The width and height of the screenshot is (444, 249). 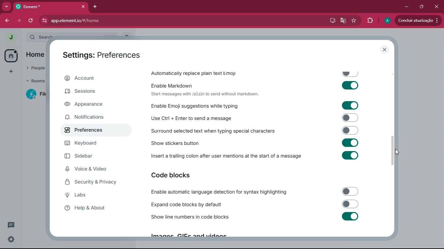 I want to click on sidebar, so click(x=90, y=156).